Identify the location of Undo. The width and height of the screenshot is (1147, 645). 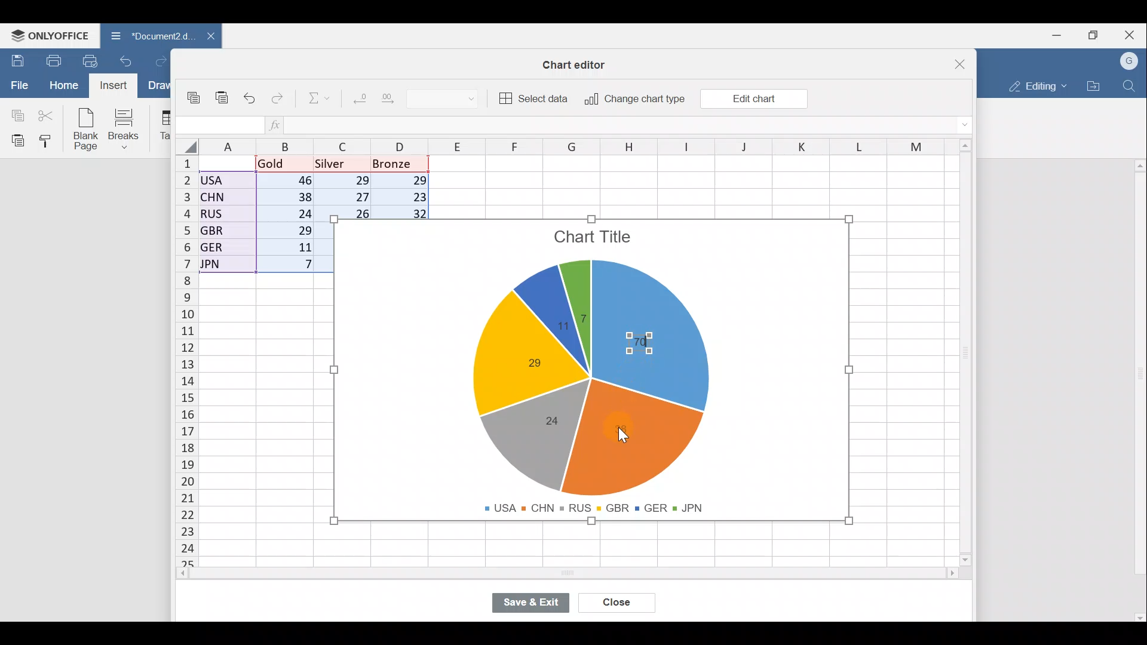
(252, 99).